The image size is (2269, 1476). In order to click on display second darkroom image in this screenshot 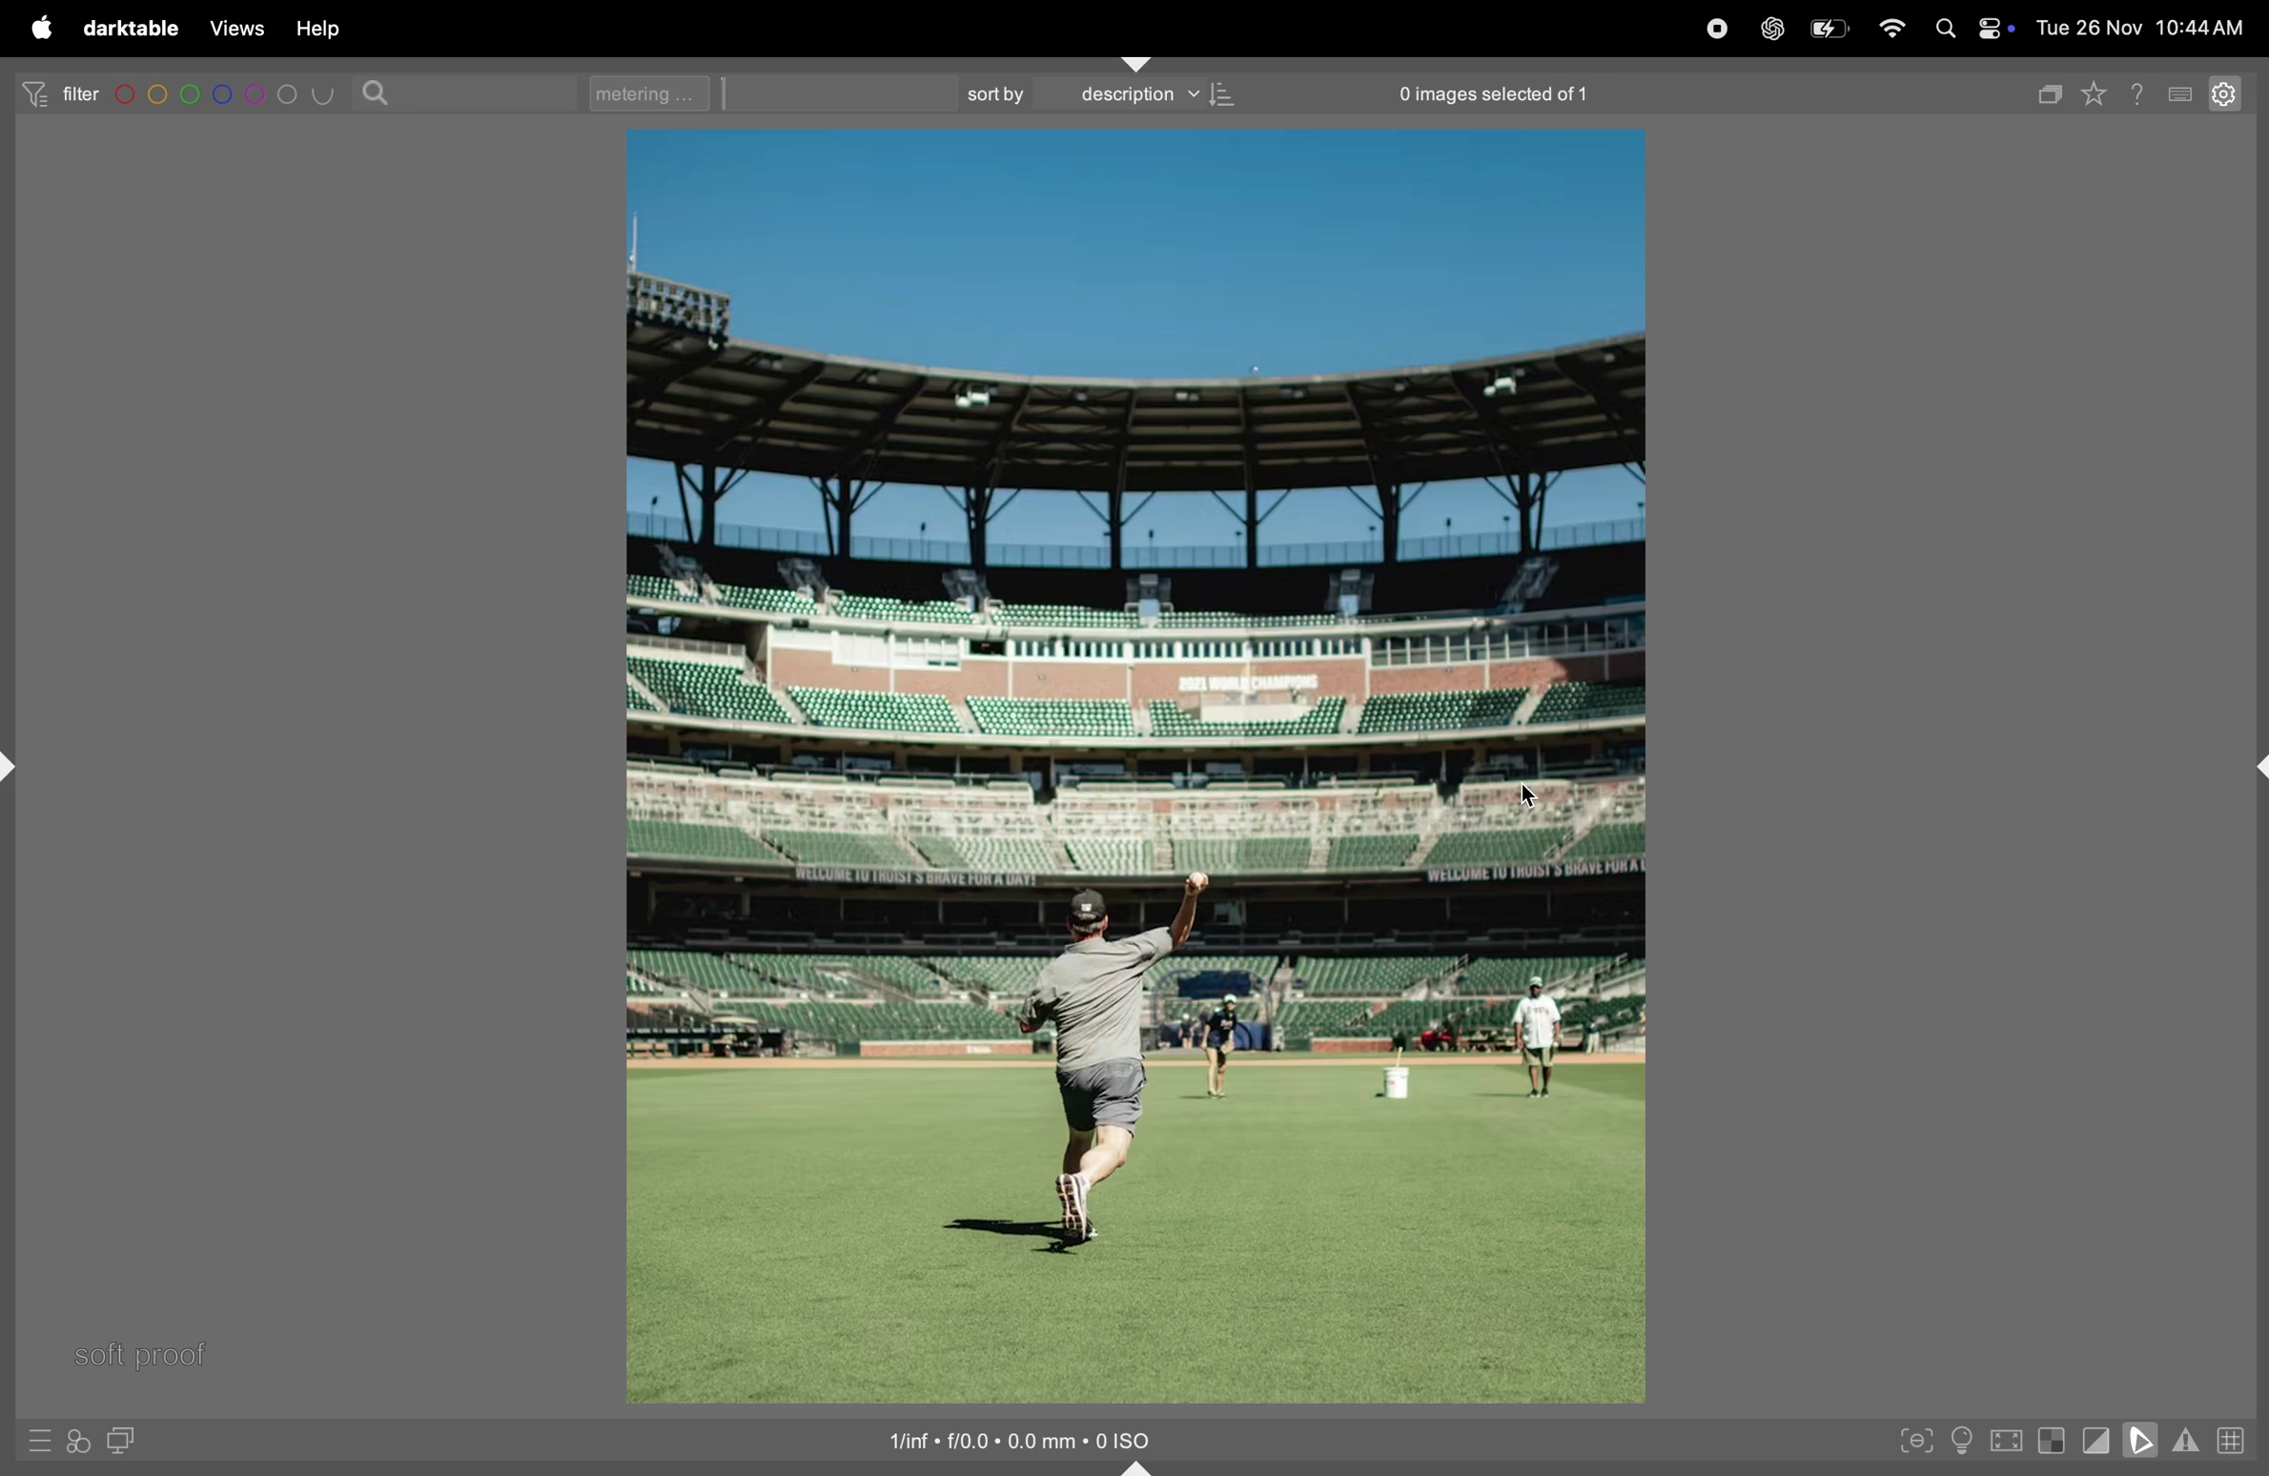, I will do `click(127, 1444)`.